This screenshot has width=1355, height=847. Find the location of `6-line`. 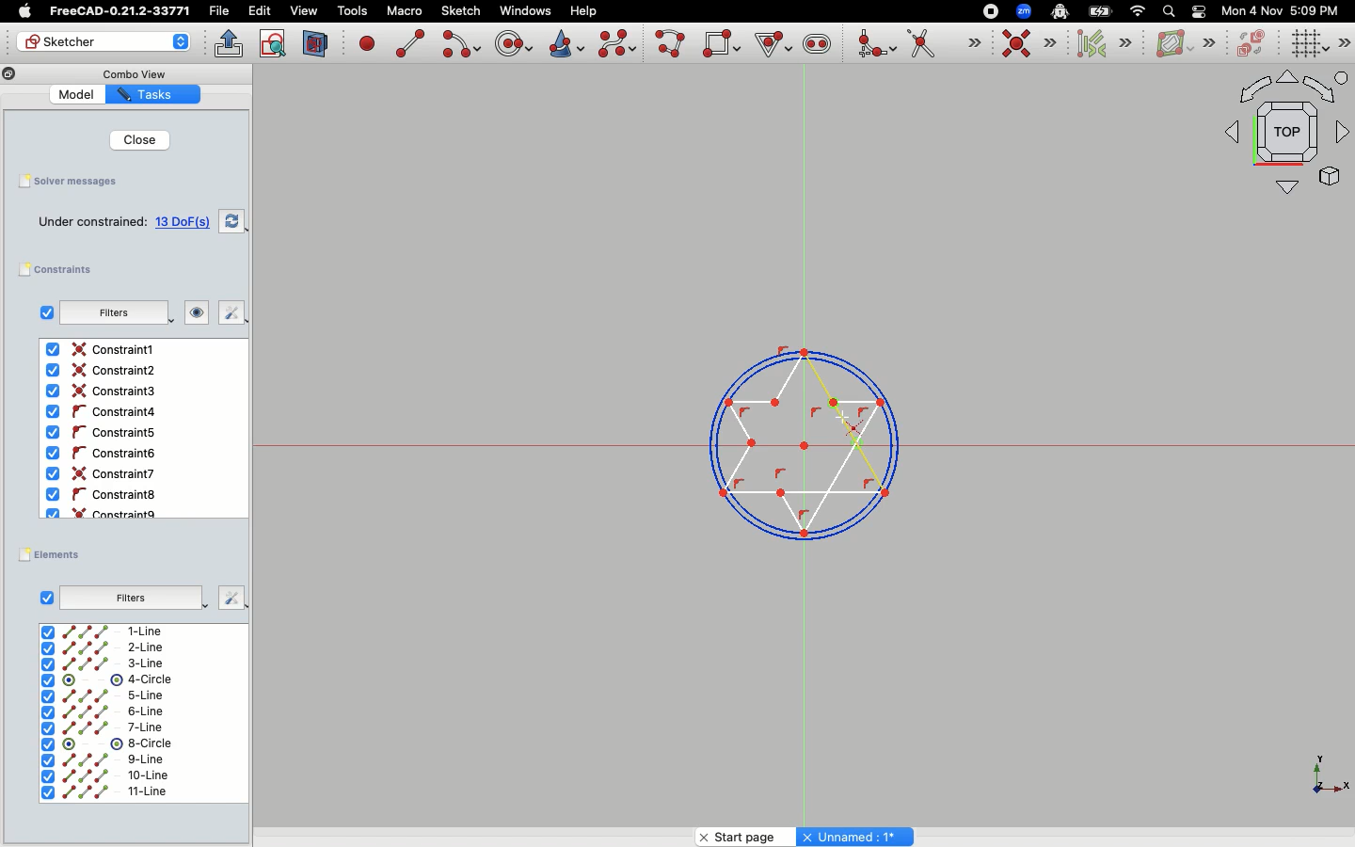

6-line is located at coordinates (102, 712).